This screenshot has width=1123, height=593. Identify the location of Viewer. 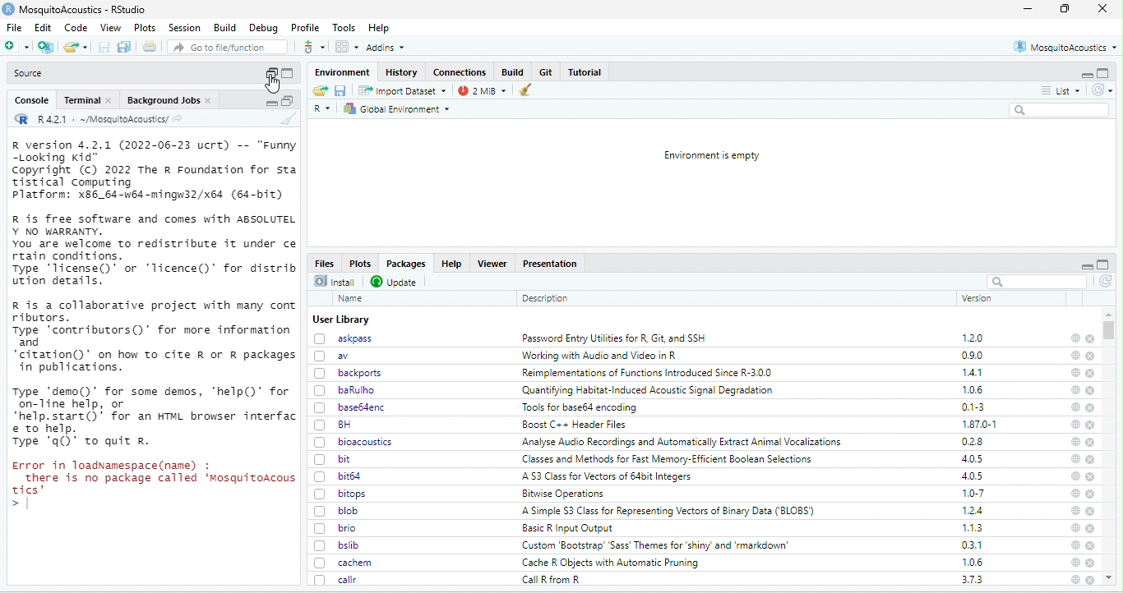
(493, 264).